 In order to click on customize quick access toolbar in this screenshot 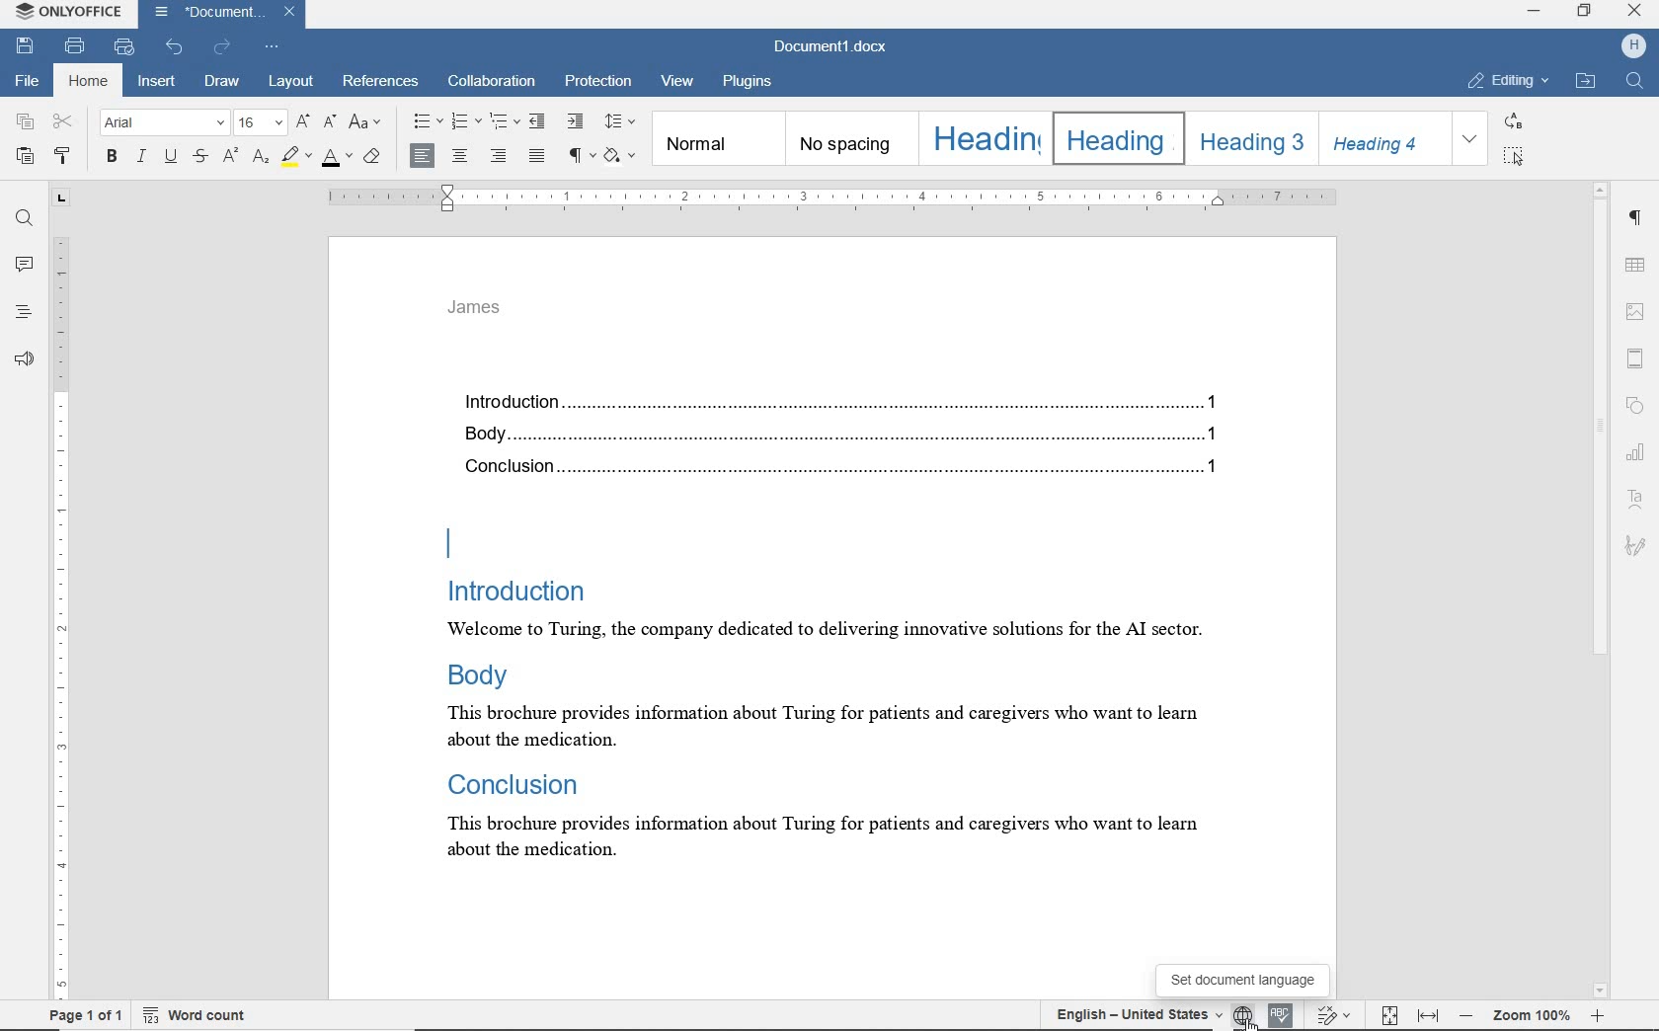, I will do `click(272, 45)`.